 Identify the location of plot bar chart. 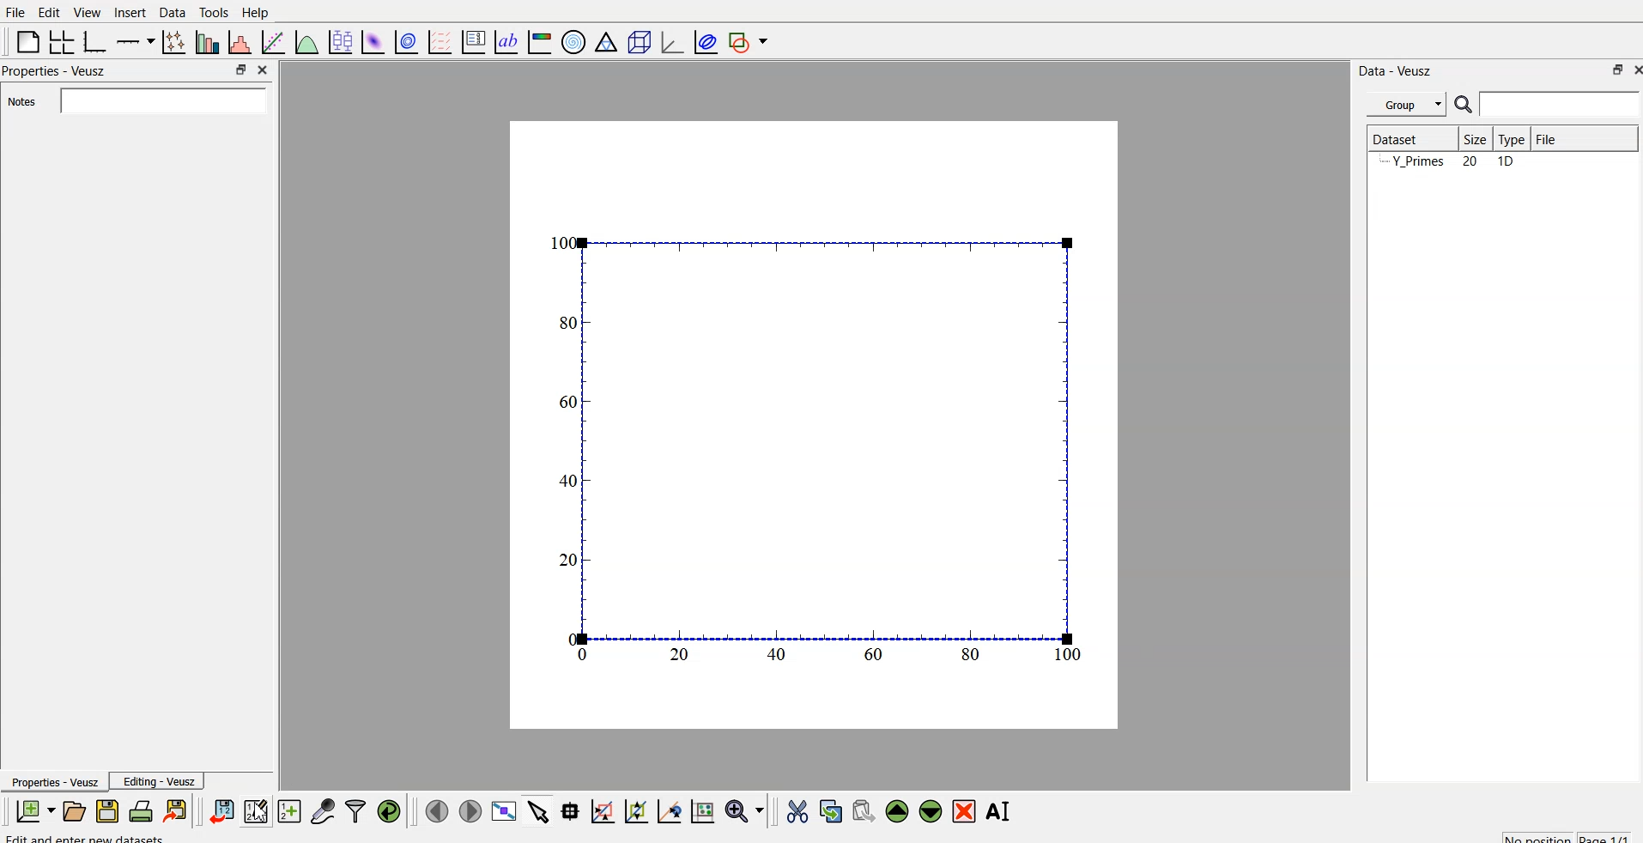
(205, 44).